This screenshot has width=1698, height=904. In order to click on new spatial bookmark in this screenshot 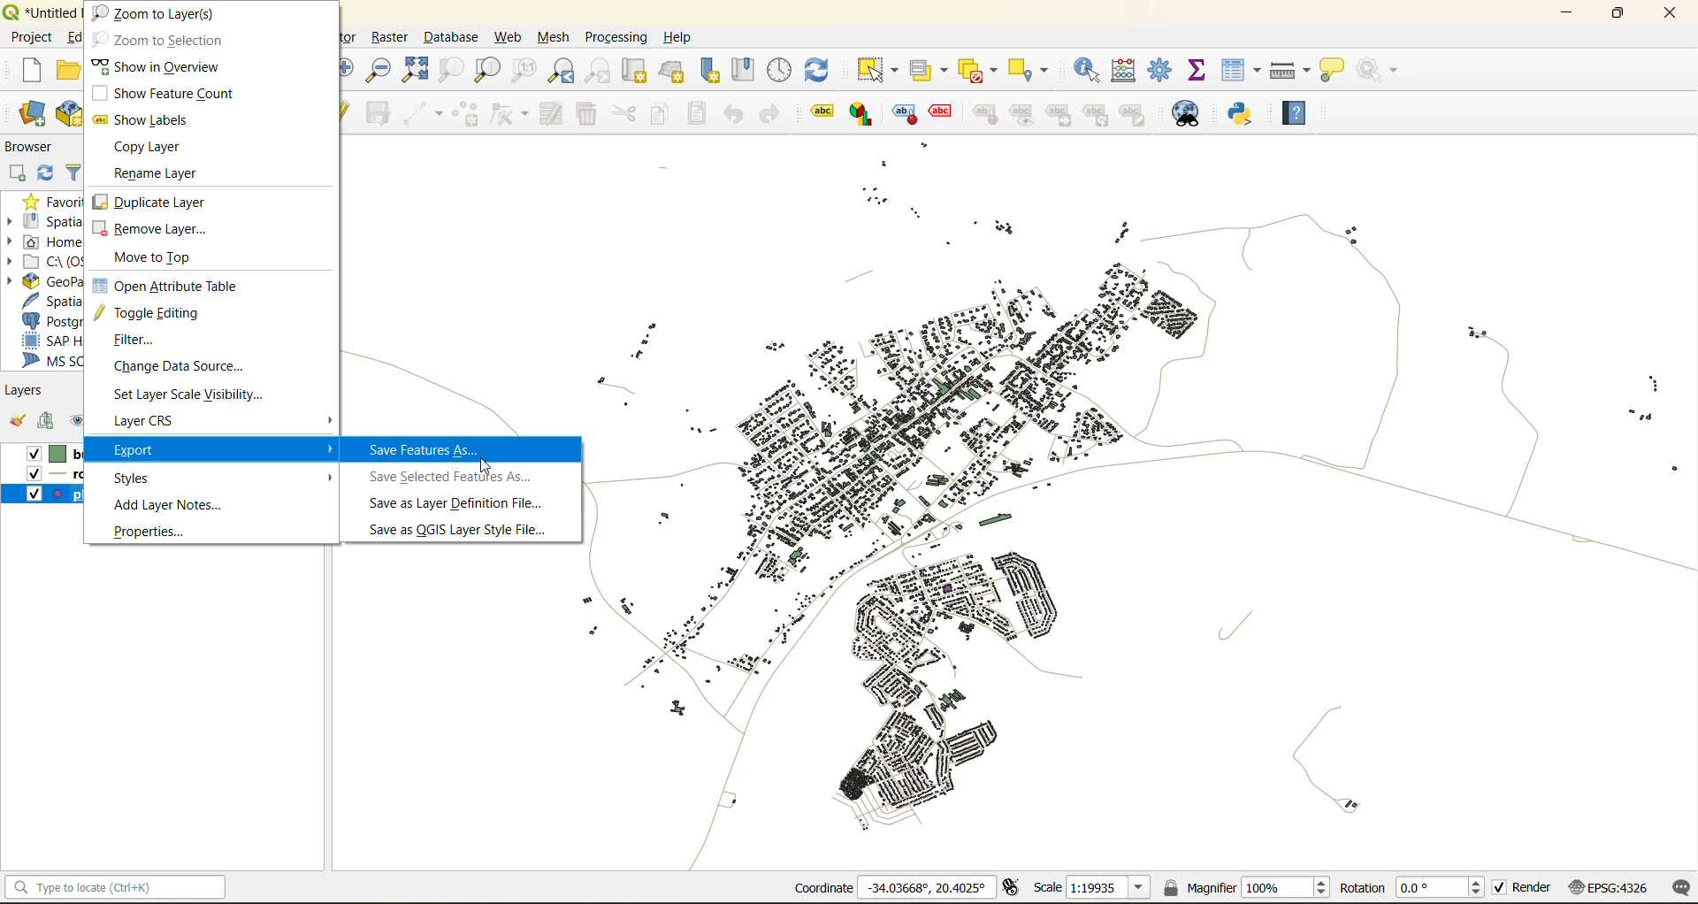, I will do `click(715, 71)`.